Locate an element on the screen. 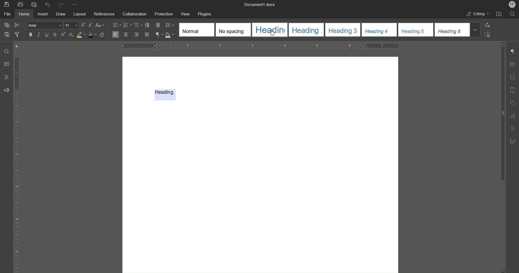  Replace is located at coordinates (488, 25).